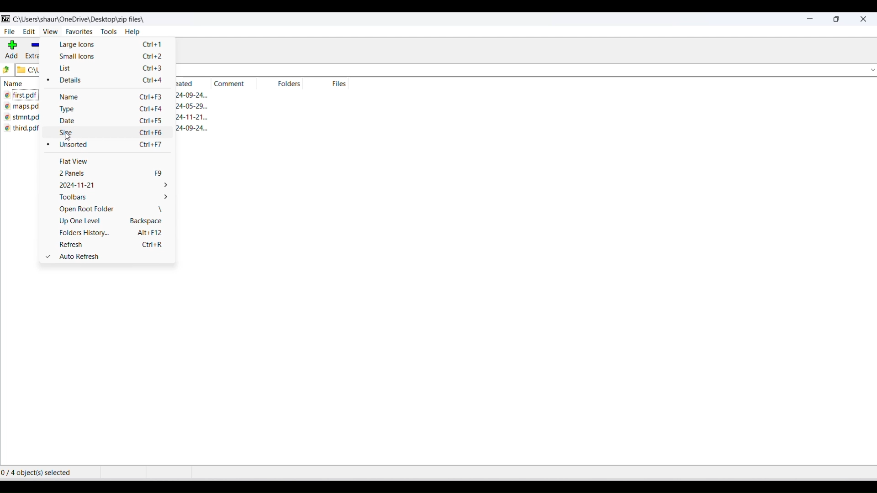  What do you see at coordinates (111, 111) in the screenshot?
I see `type` at bounding box center [111, 111].